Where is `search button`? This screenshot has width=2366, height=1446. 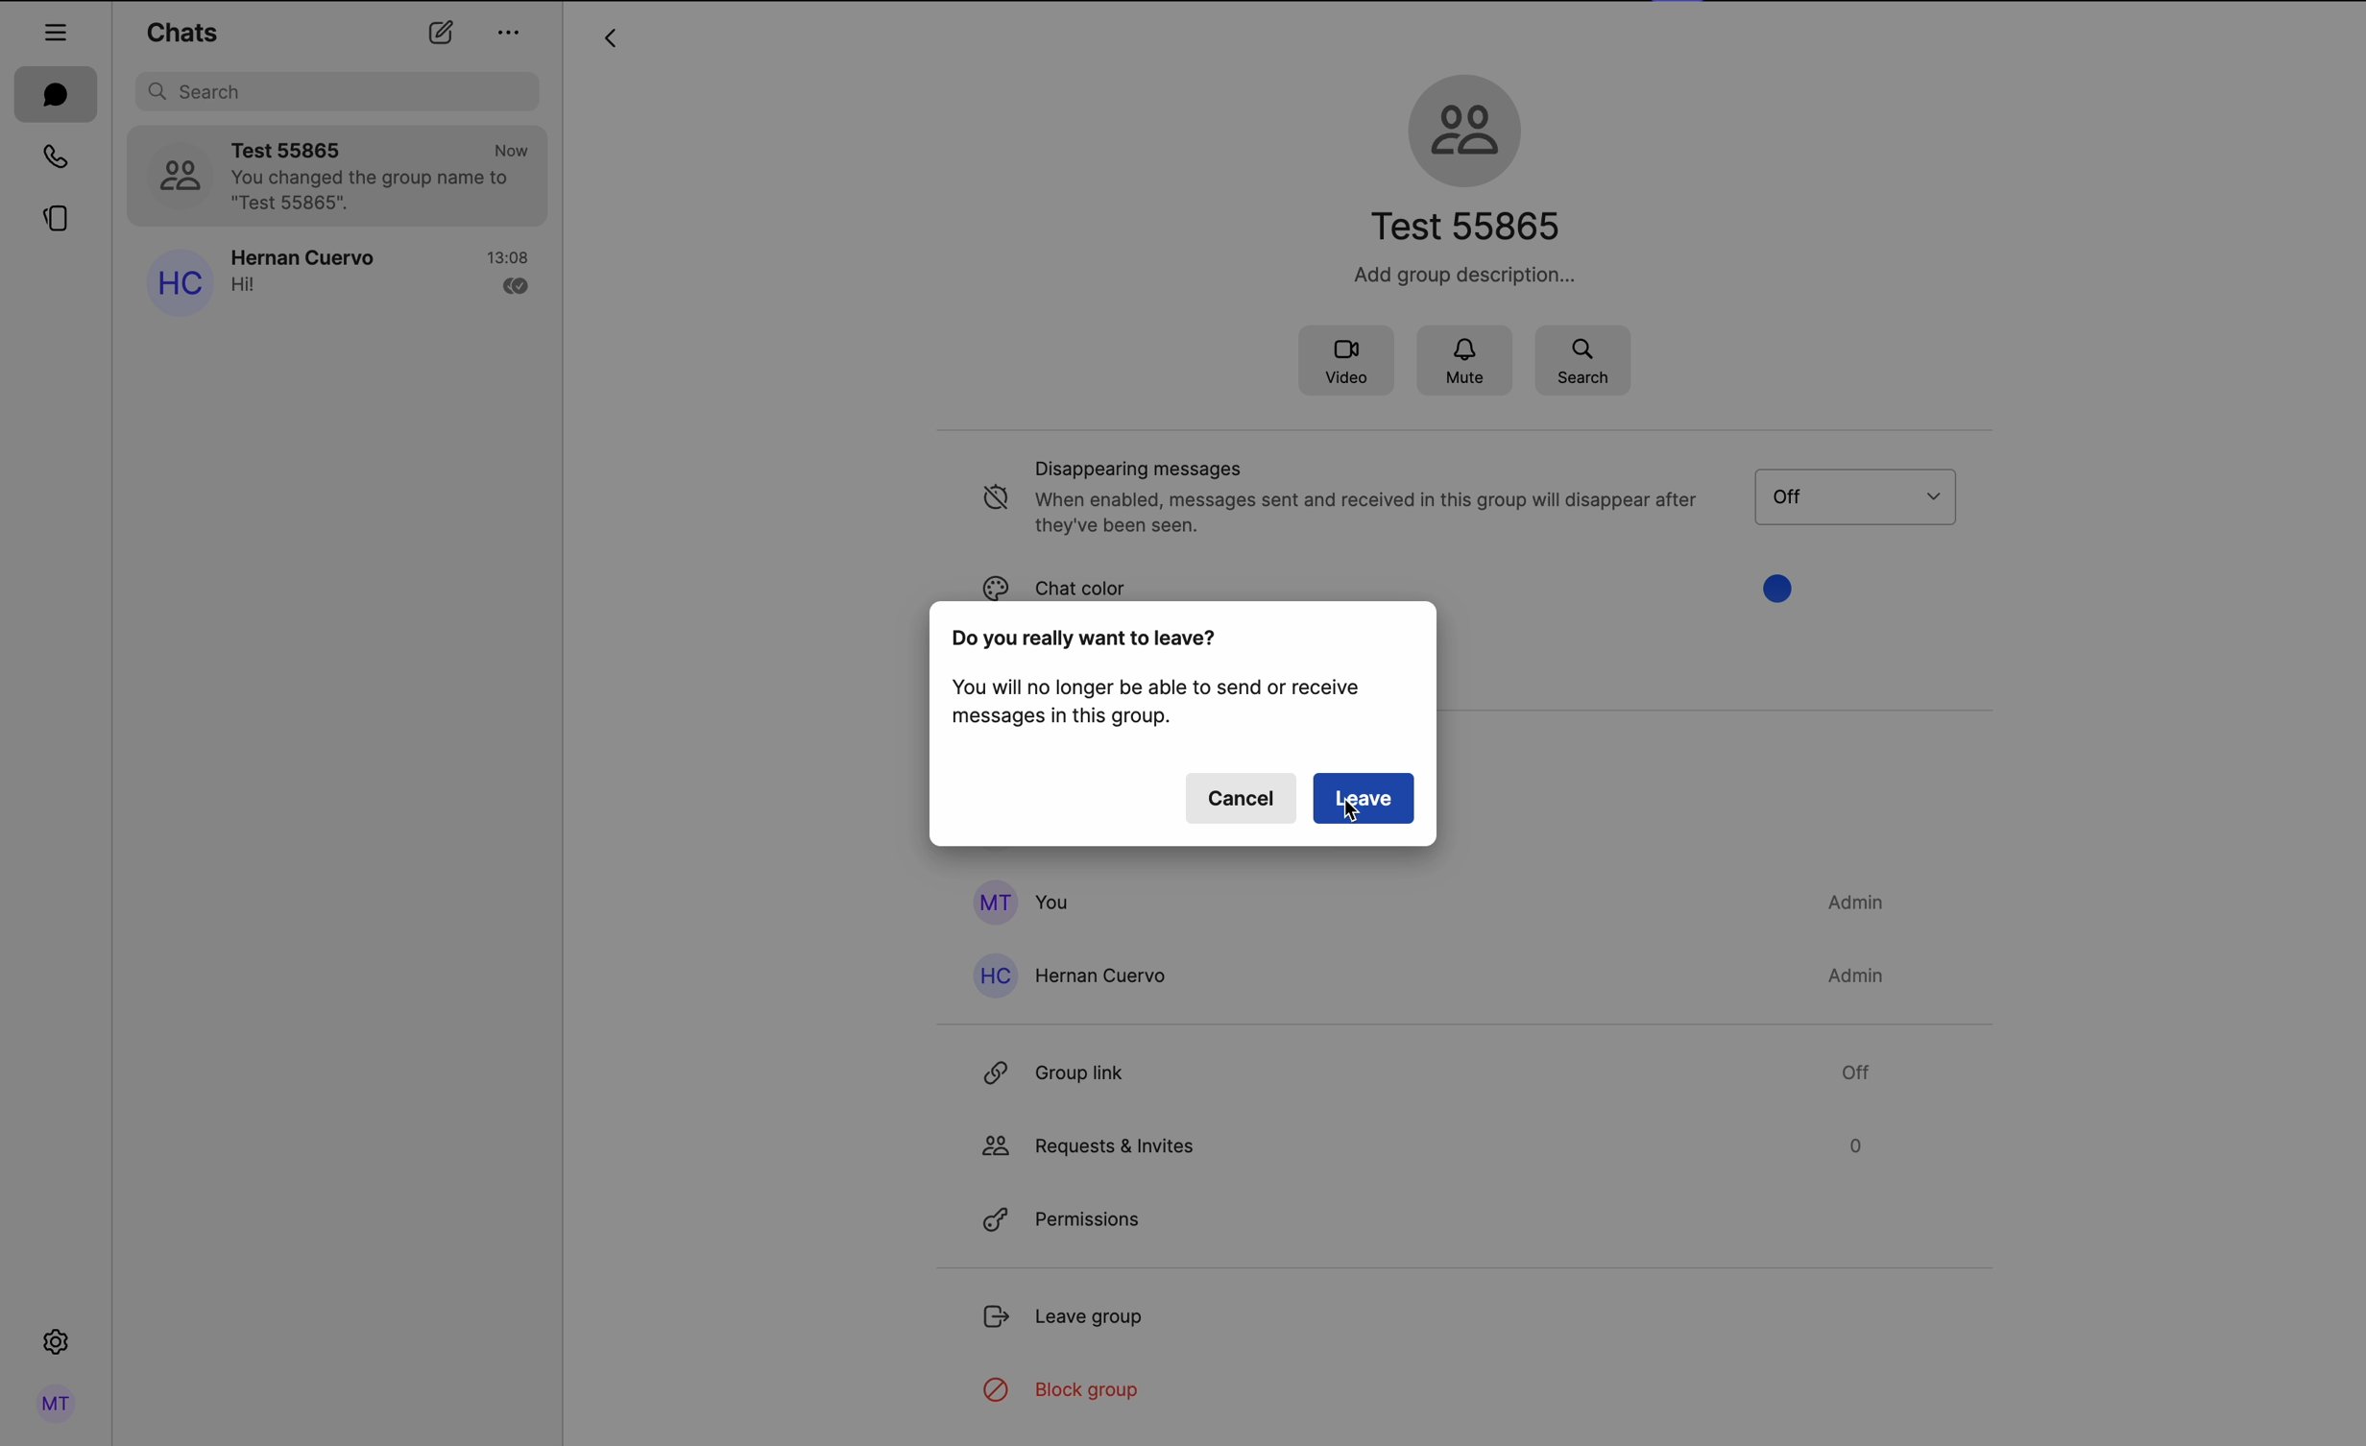 search button is located at coordinates (1582, 359).